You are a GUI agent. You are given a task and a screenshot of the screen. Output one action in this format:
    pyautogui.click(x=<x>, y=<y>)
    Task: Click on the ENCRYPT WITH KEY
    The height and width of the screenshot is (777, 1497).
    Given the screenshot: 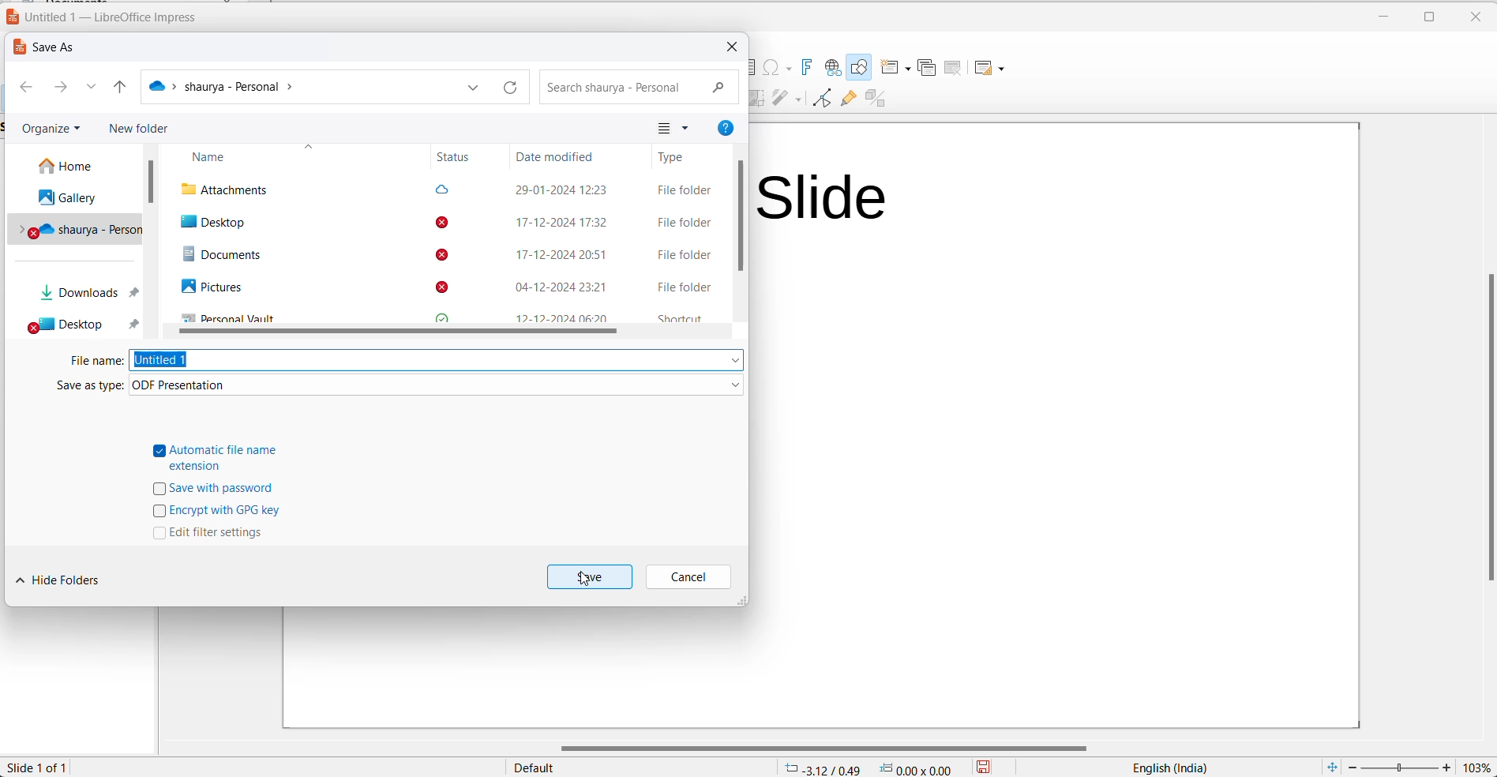 What is the action you would take?
    pyautogui.click(x=218, y=513)
    